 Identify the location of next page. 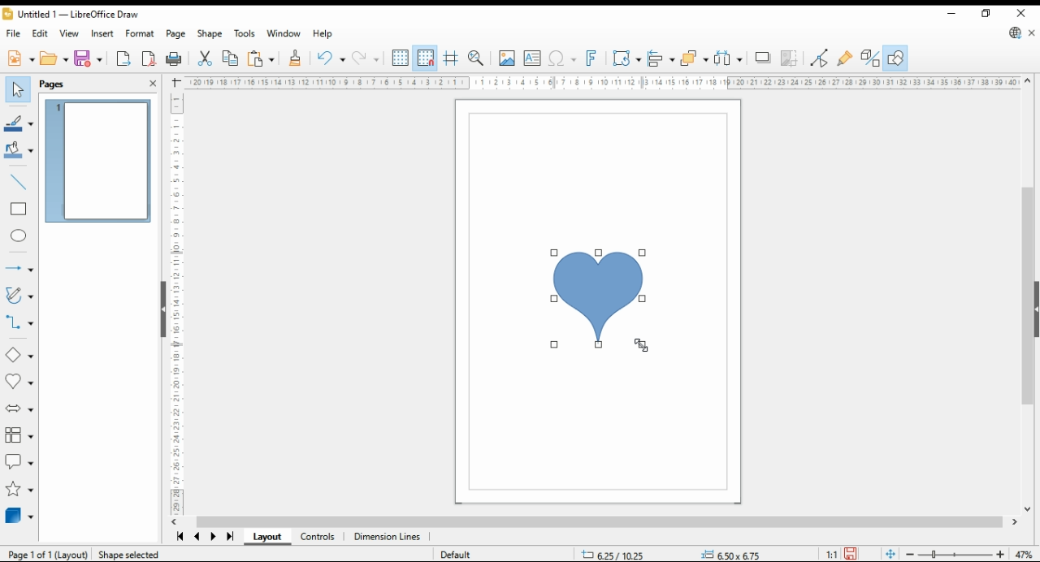
(214, 538).